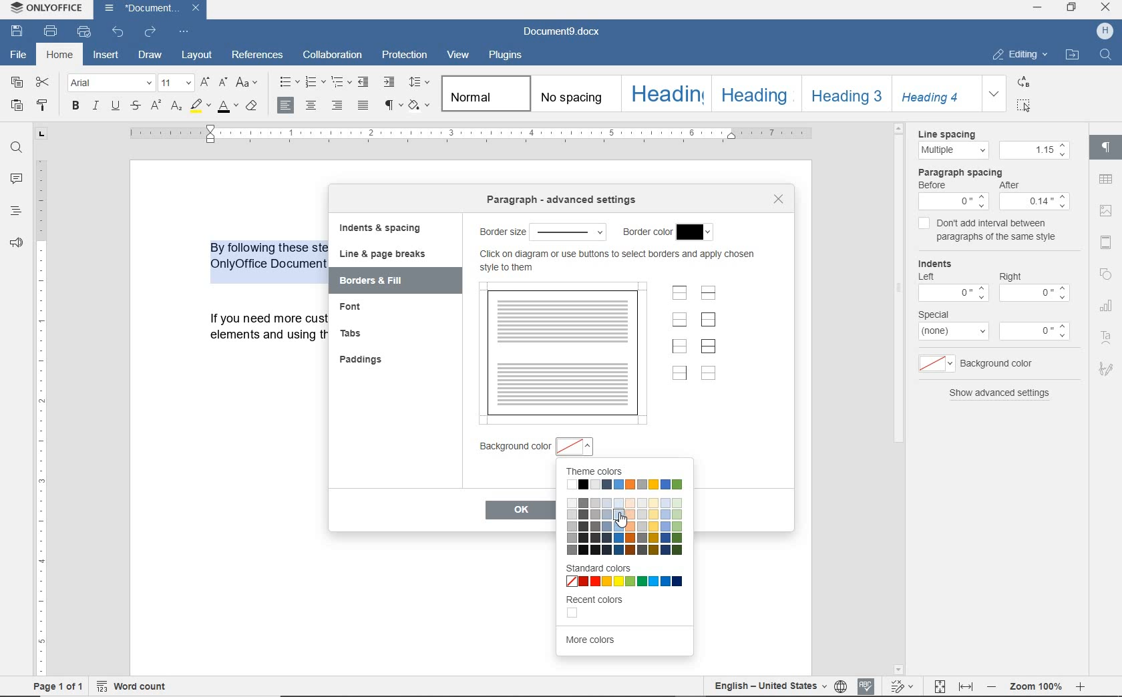 This screenshot has height=697, width=1122. Describe the element at coordinates (564, 355) in the screenshot. I see `preview` at that location.